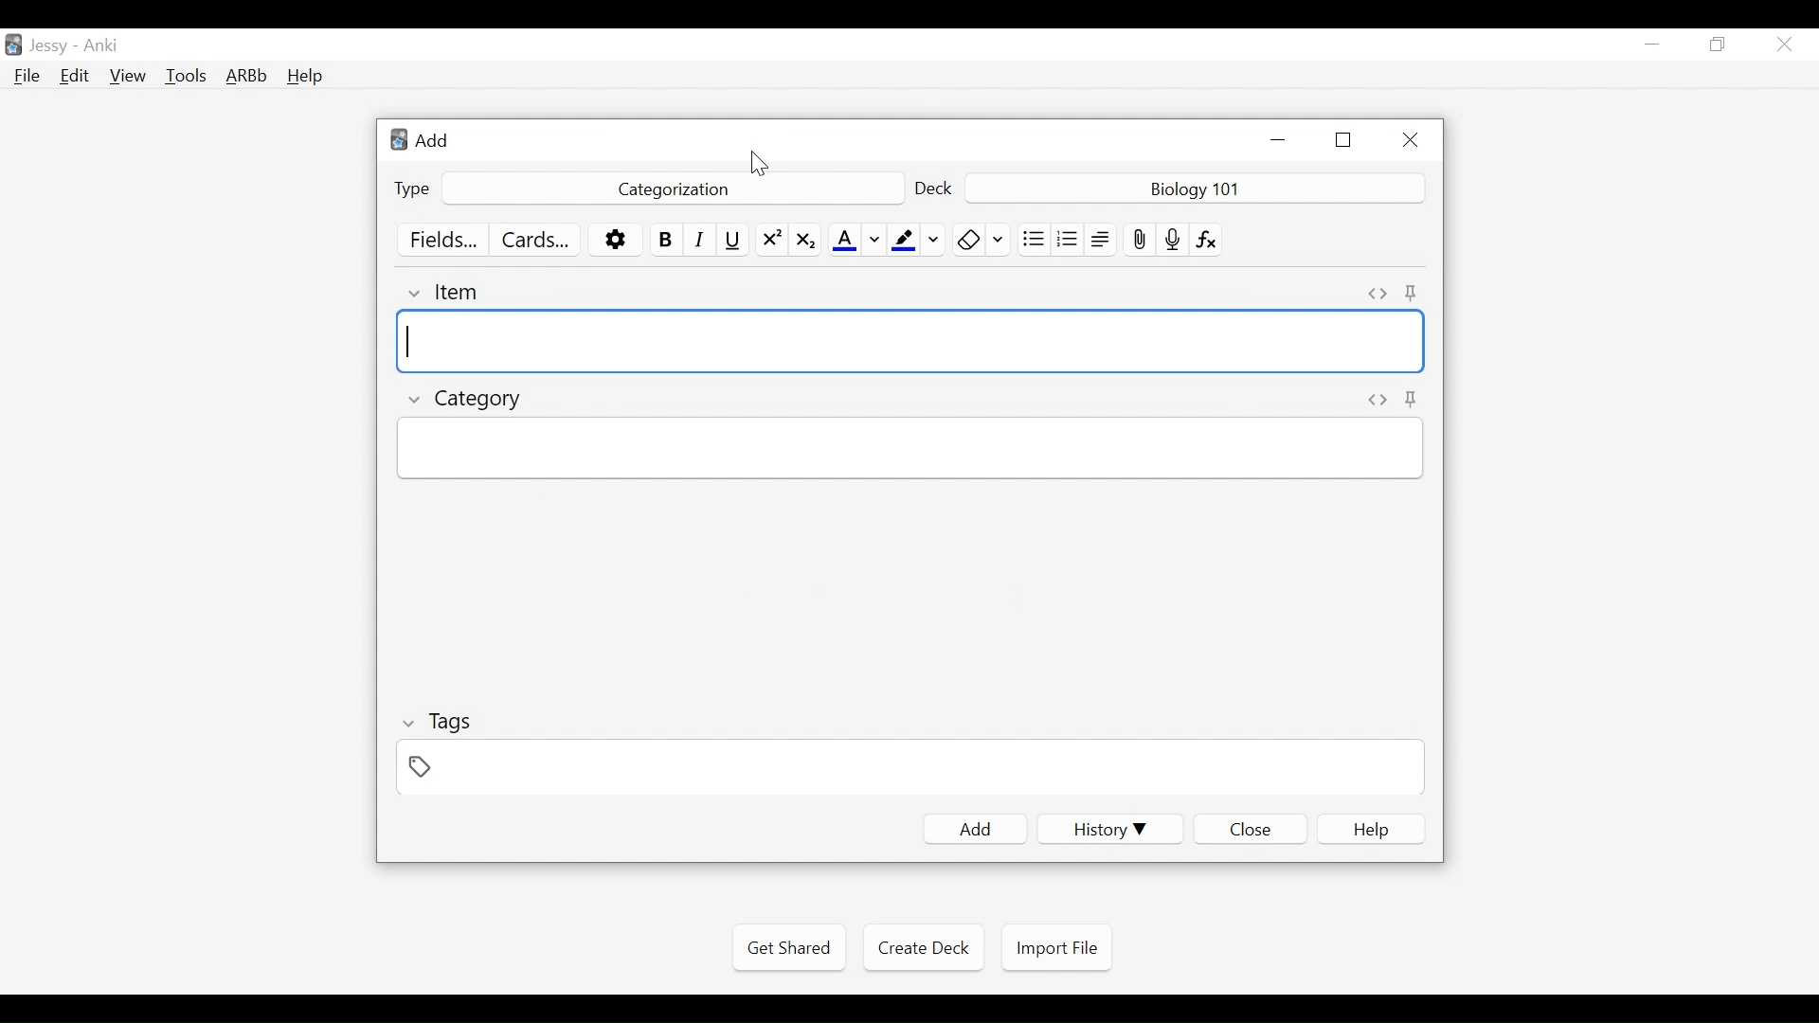  What do you see at coordinates (703, 239) in the screenshot?
I see `Italics` at bounding box center [703, 239].